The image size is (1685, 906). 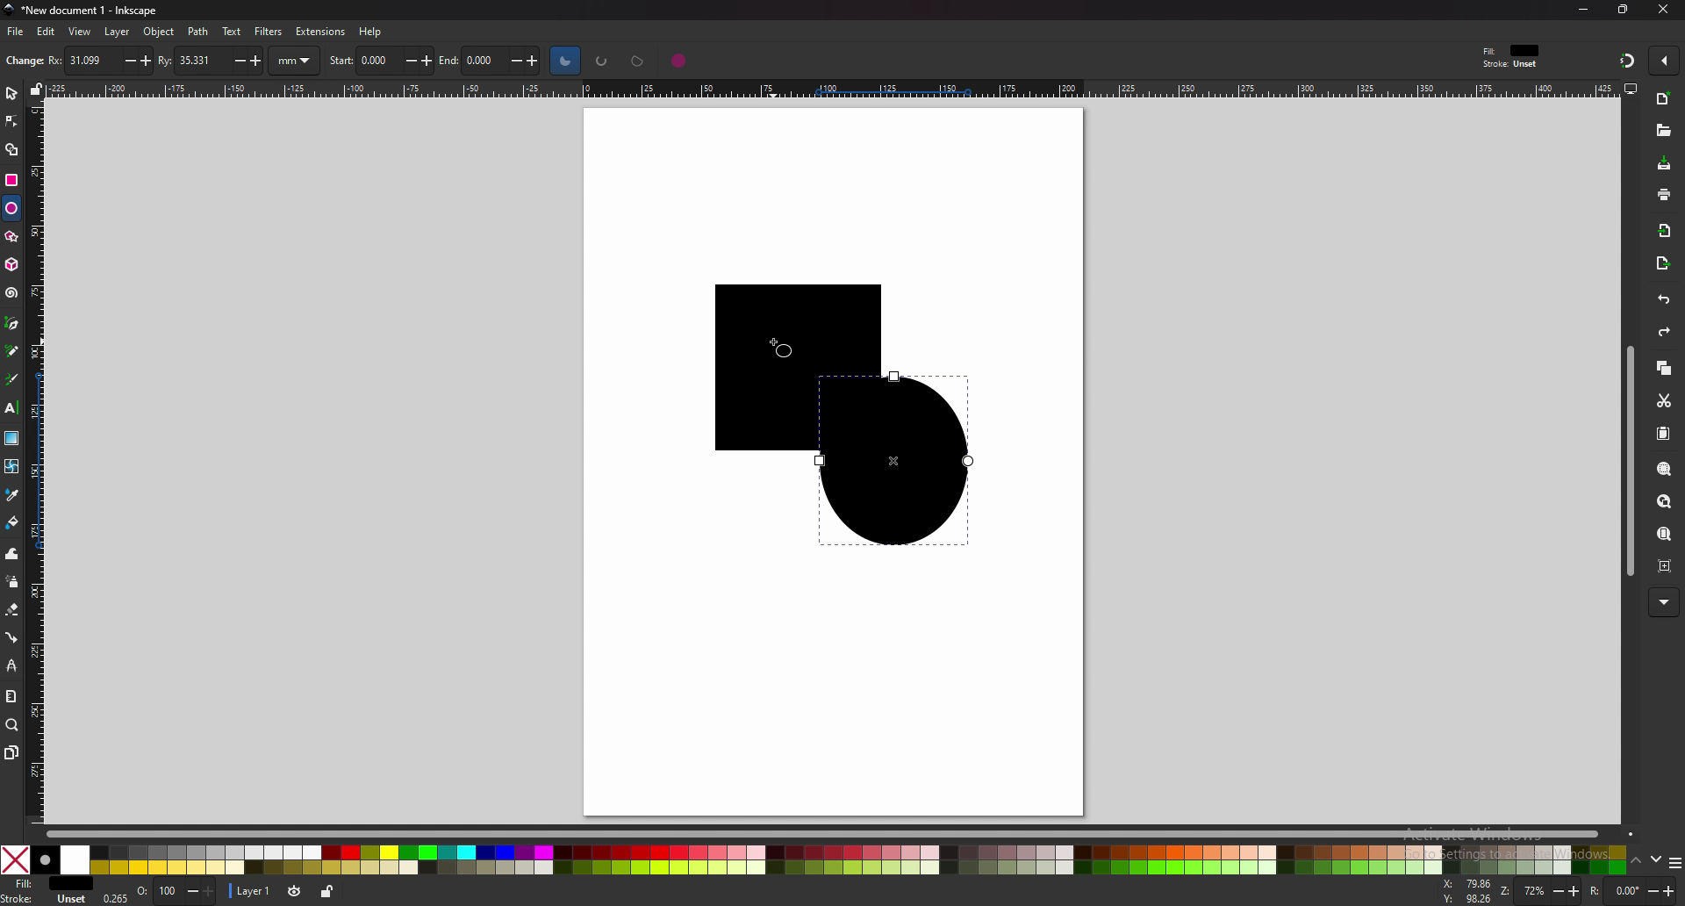 What do you see at coordinates (11, 752) in the screenshot?
I see `pages` at bounding box center [11, 752].